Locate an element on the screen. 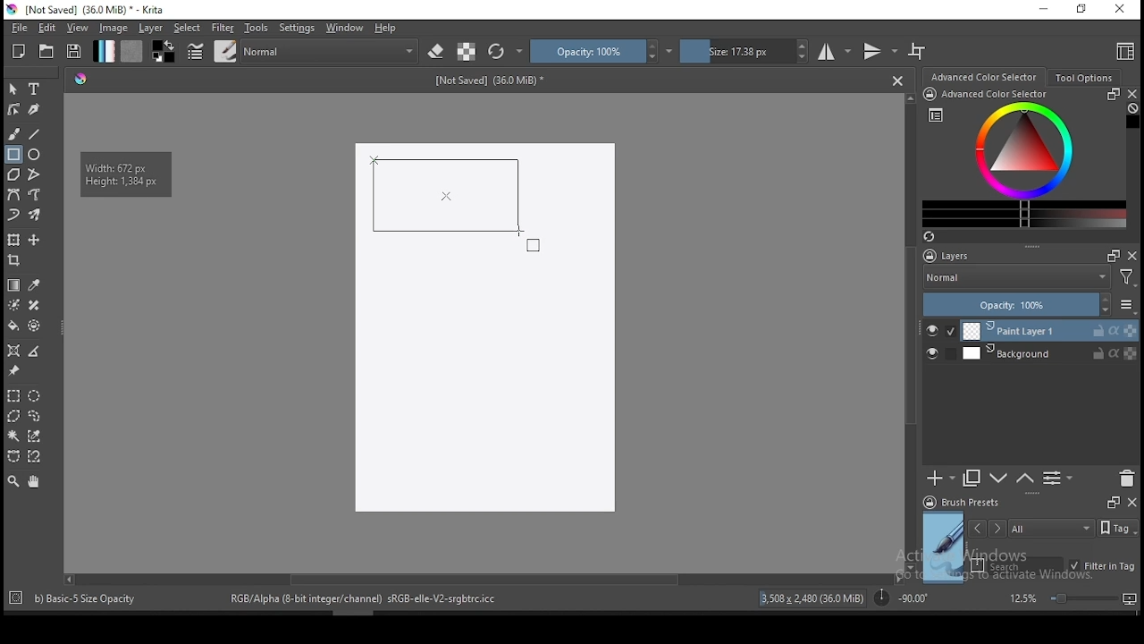 The image size is (1144, 644). image is located at coordinates (113, 28).